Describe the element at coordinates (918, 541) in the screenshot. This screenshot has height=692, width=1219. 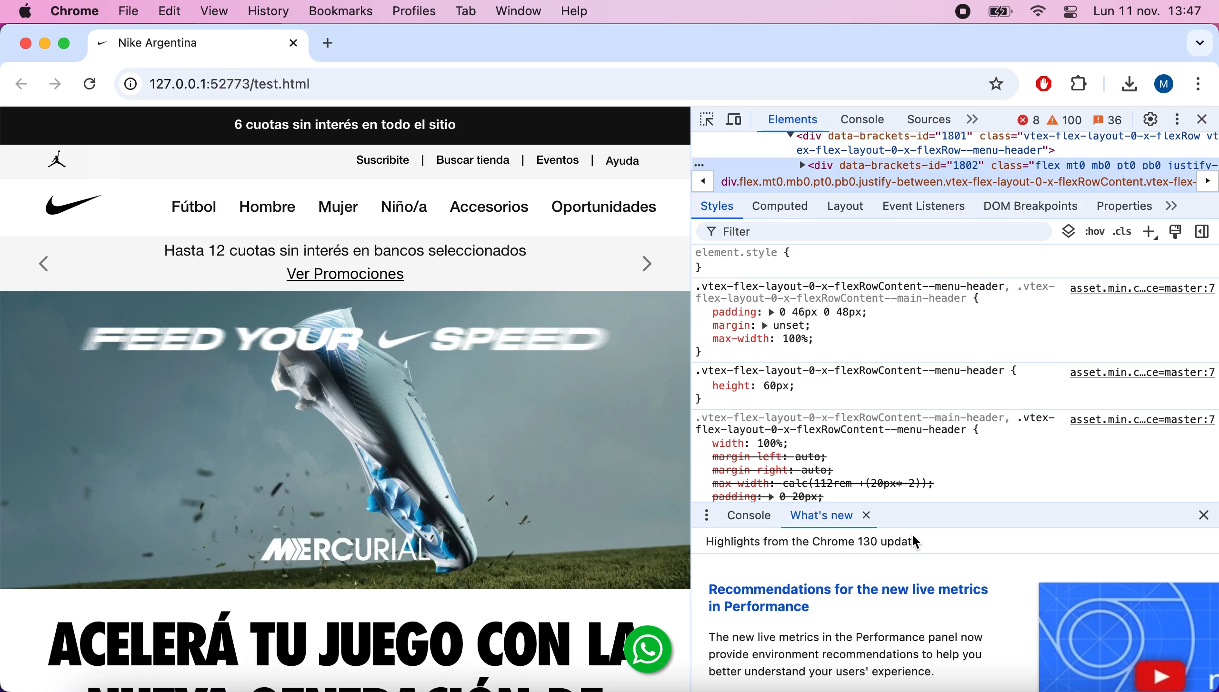
I see `cursor` at that location.